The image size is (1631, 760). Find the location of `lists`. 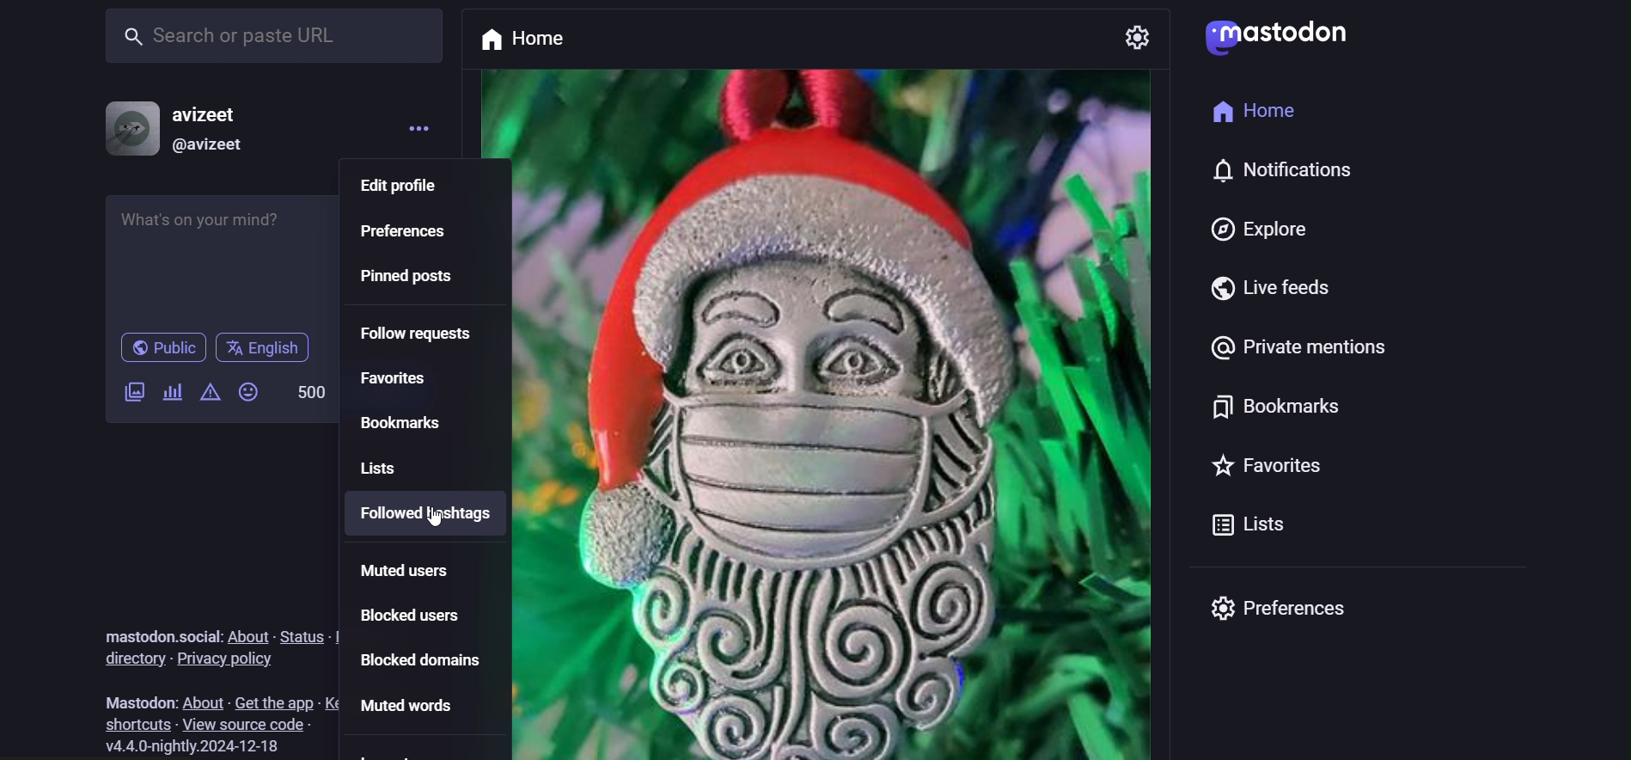

lists is located at coordinates (391, 469).